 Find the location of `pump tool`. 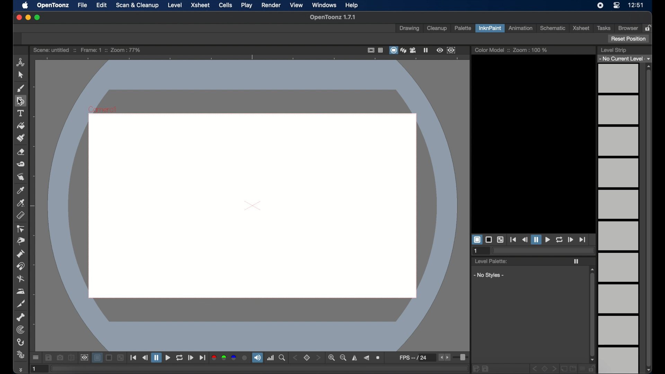

pump tool is located at coordinates (20, 254).